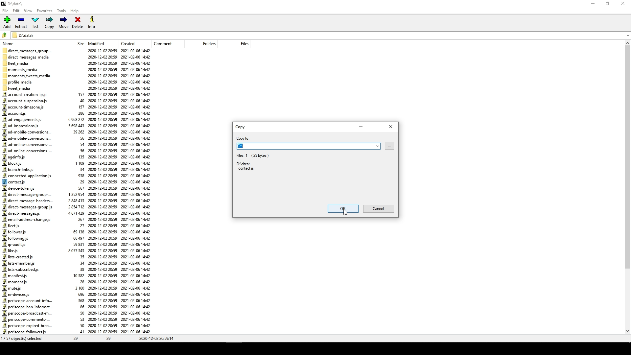  What do you see at coordinates (29, 76) in the screenshot?
I see `moments_tweets_media` at bounding box center [29, 76].